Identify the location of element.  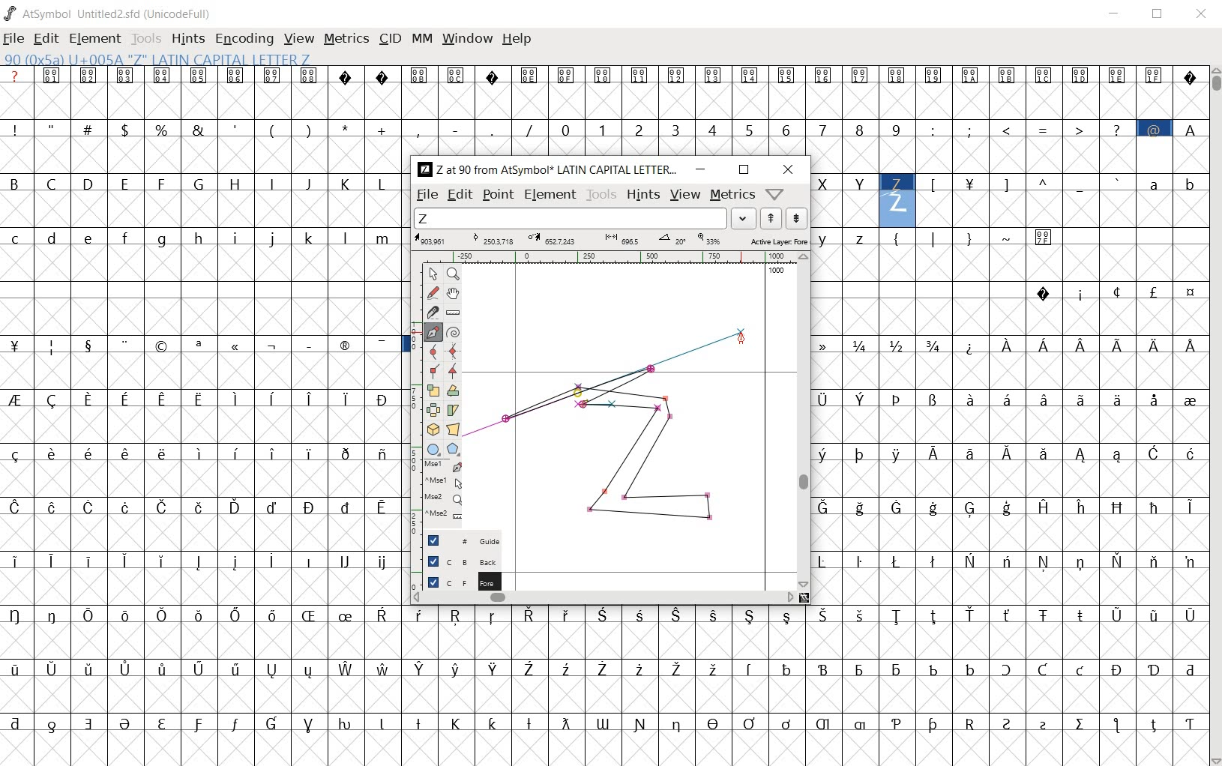
(550, 193).